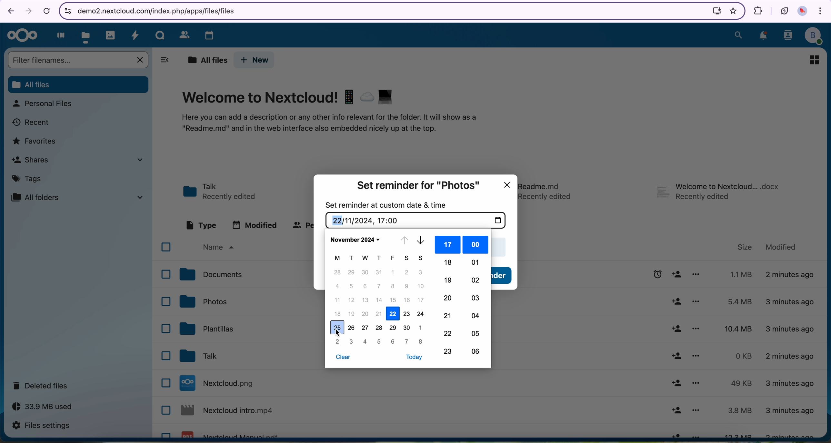 Image resolution: width=831 pixels, height=443 pixels. I want to click on modified, so click(255, 225).